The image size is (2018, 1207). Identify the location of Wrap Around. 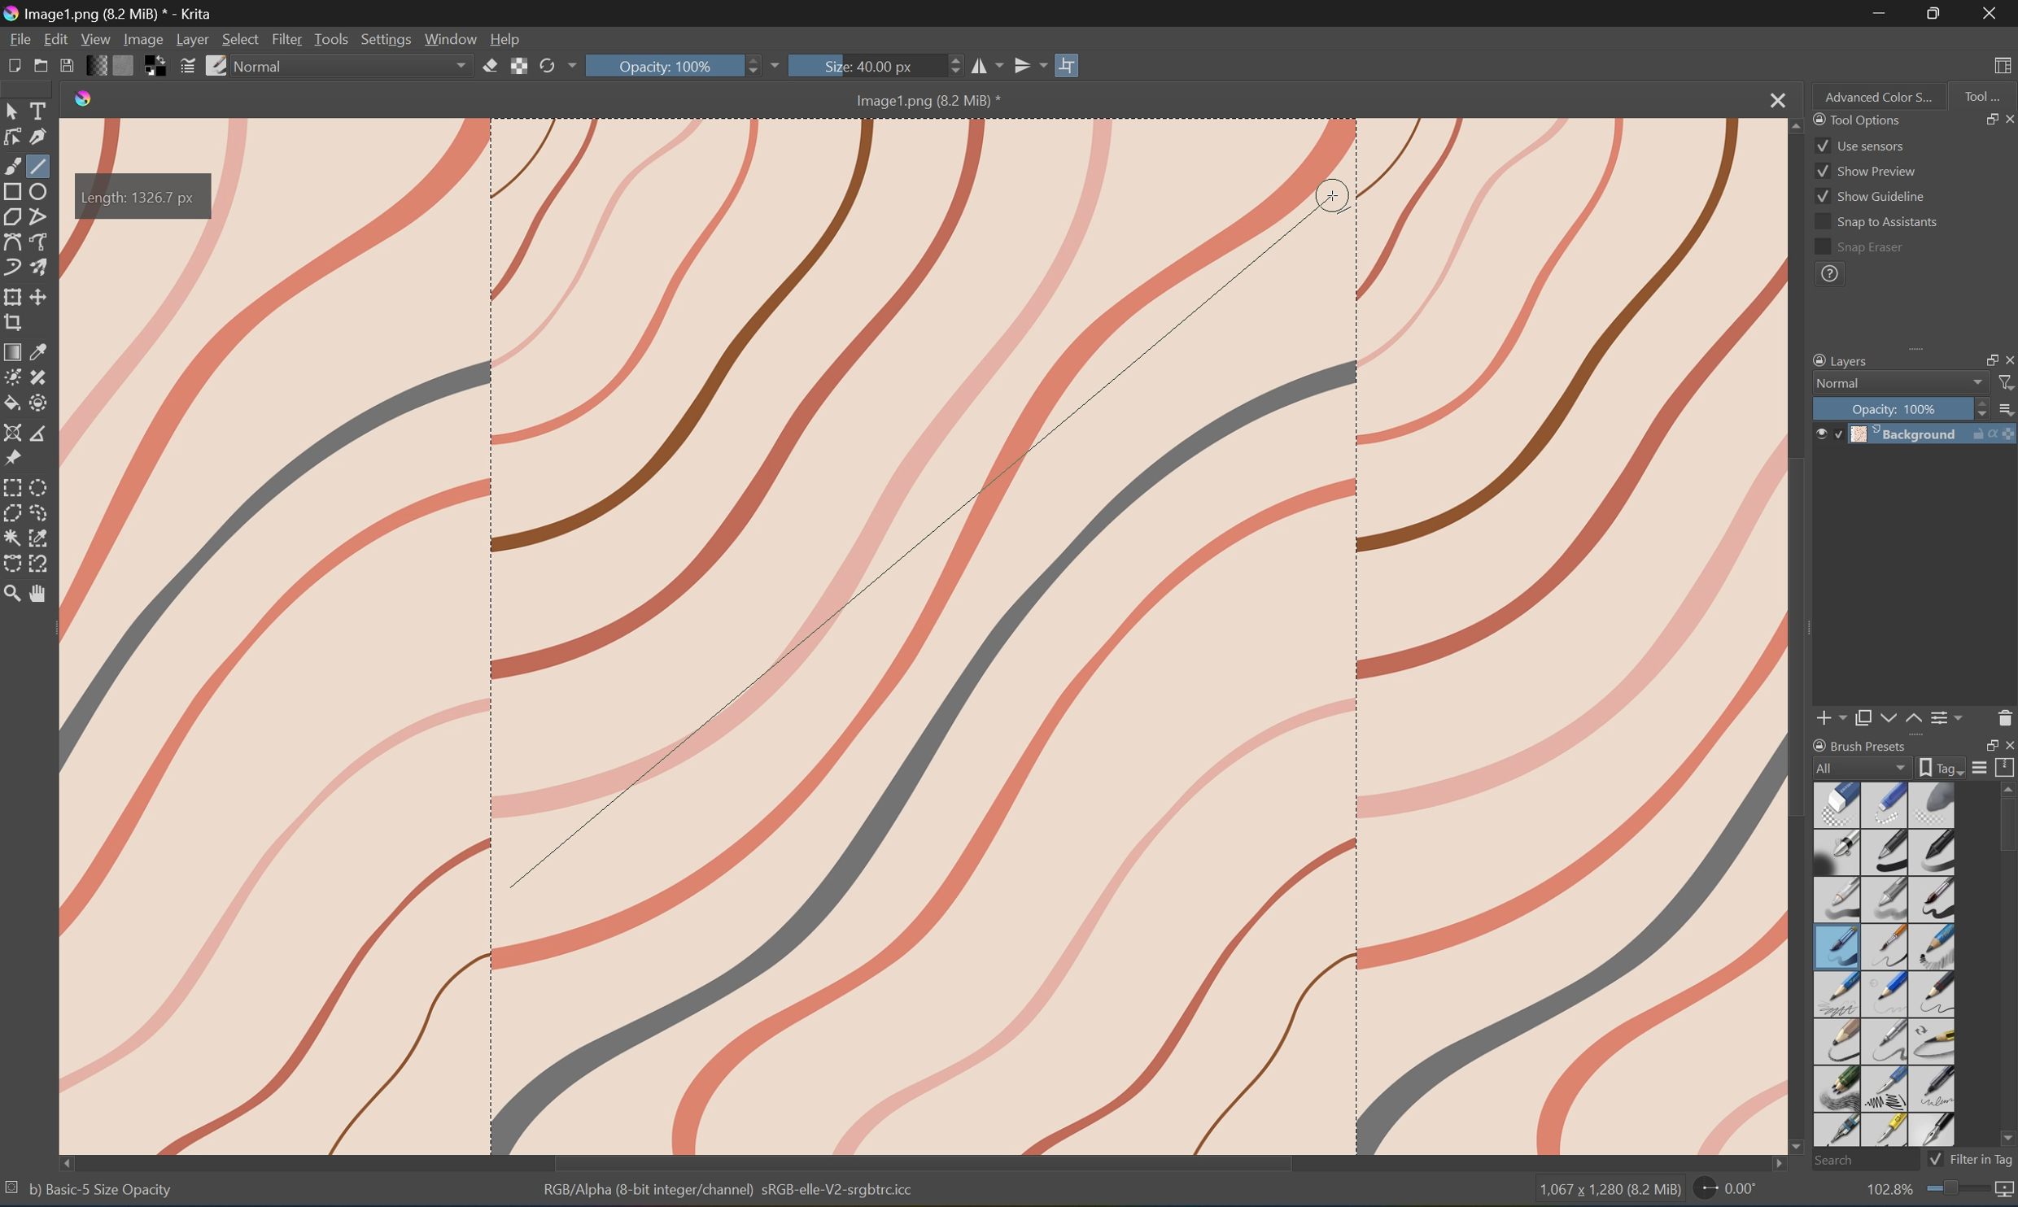
(1071, 63).